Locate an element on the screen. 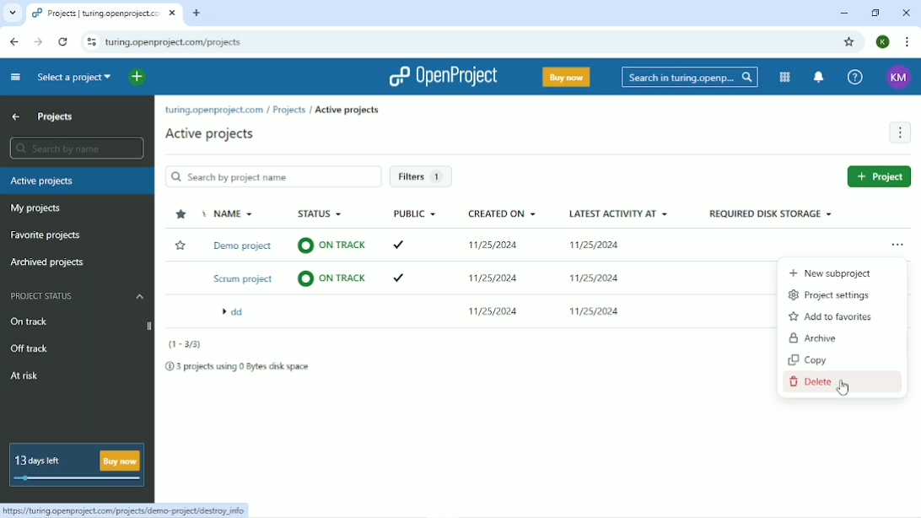 The image size is (921, 518). cursor is located at coordinates (844, 393).